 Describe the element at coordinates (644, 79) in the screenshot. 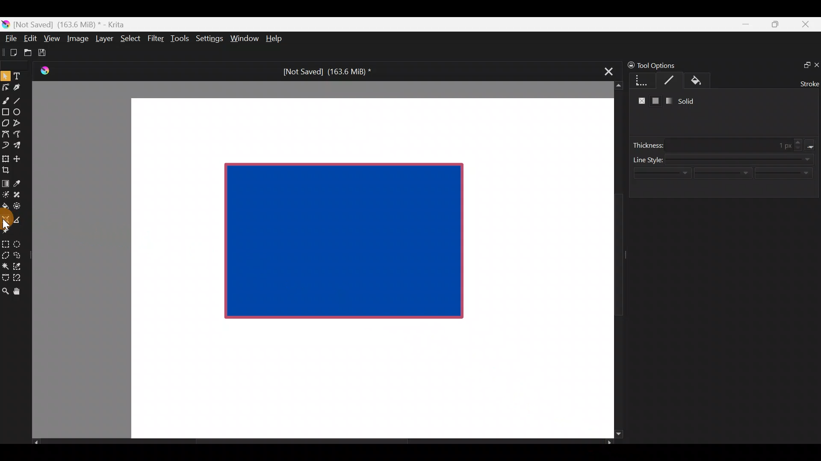

I see `Geometry` at that location.